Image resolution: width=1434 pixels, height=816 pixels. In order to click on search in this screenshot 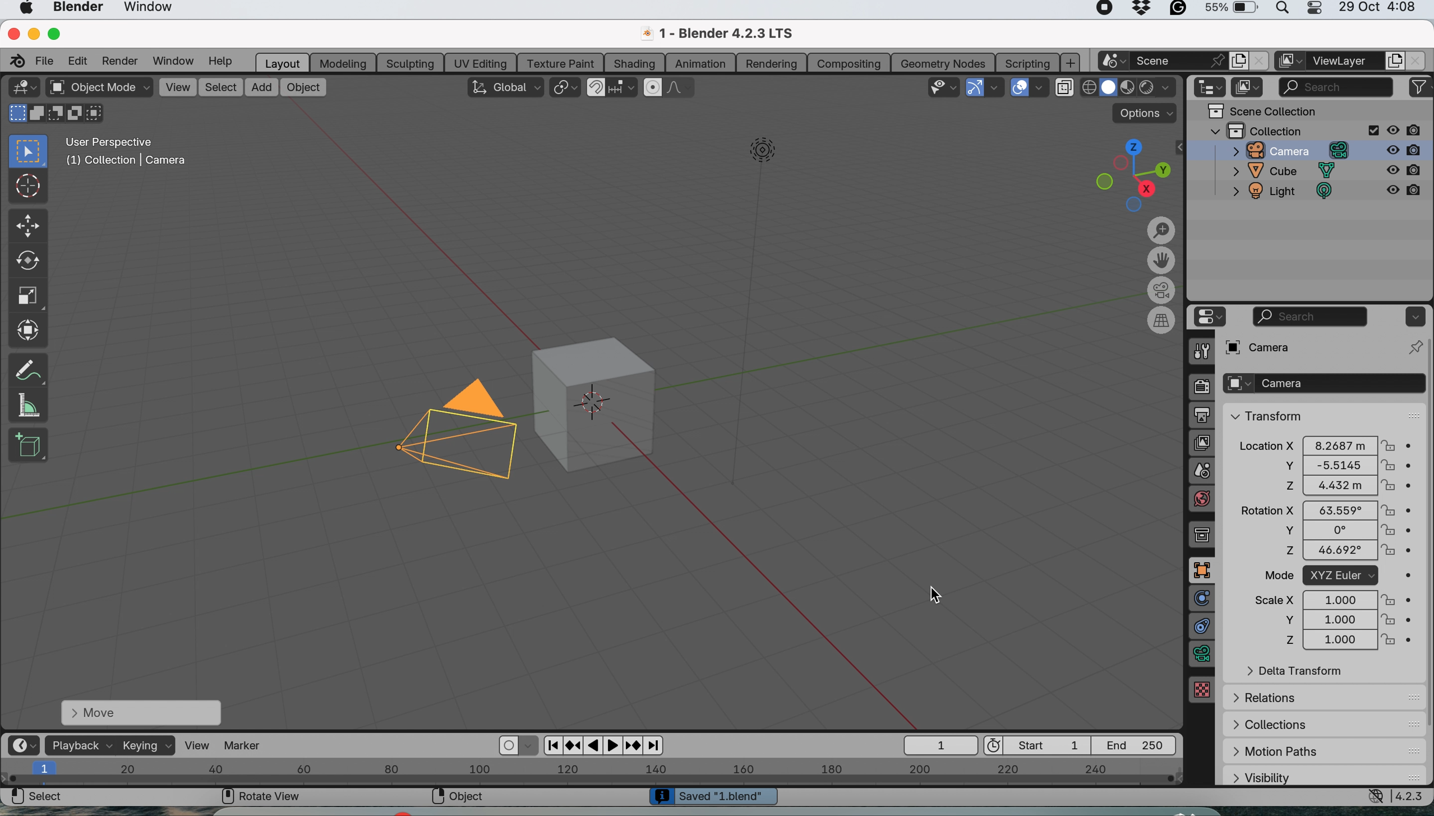, I will do `click(1311, 317)`.